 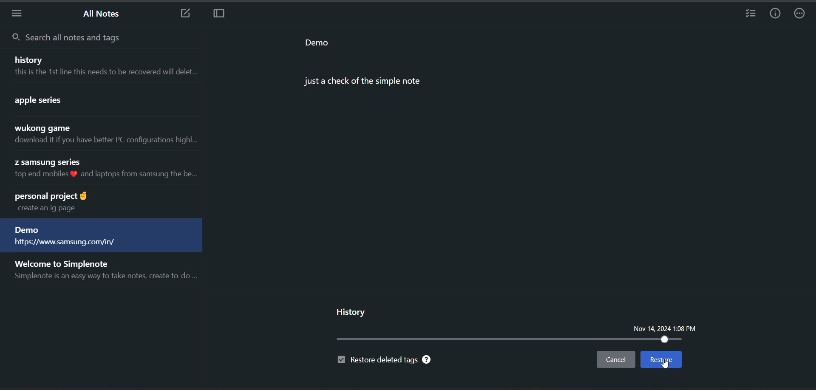 What do you see at coordinates (802, 14) in the screenshot?
I see `actions` at bounding box center [802, 14].